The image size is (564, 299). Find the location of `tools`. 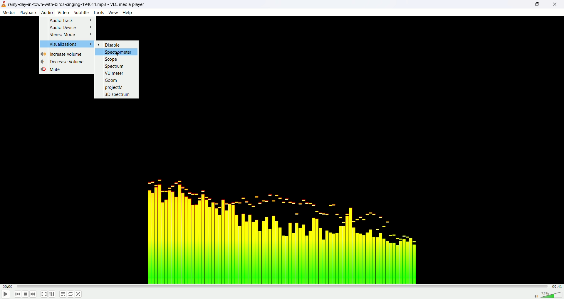

tools is located at coordinates (98, 12).